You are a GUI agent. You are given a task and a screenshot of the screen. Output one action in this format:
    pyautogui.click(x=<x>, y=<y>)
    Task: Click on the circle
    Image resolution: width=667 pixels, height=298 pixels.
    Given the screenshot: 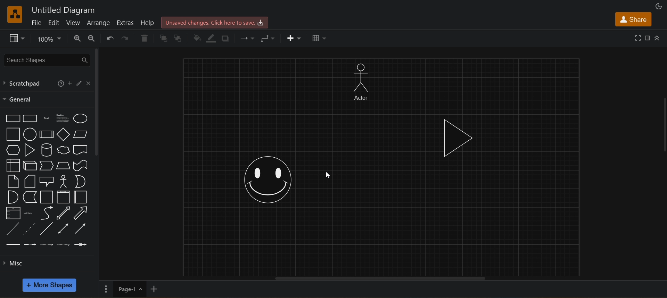 What is the action you would take?
    pyautogui.click(x=30, y=133)
    